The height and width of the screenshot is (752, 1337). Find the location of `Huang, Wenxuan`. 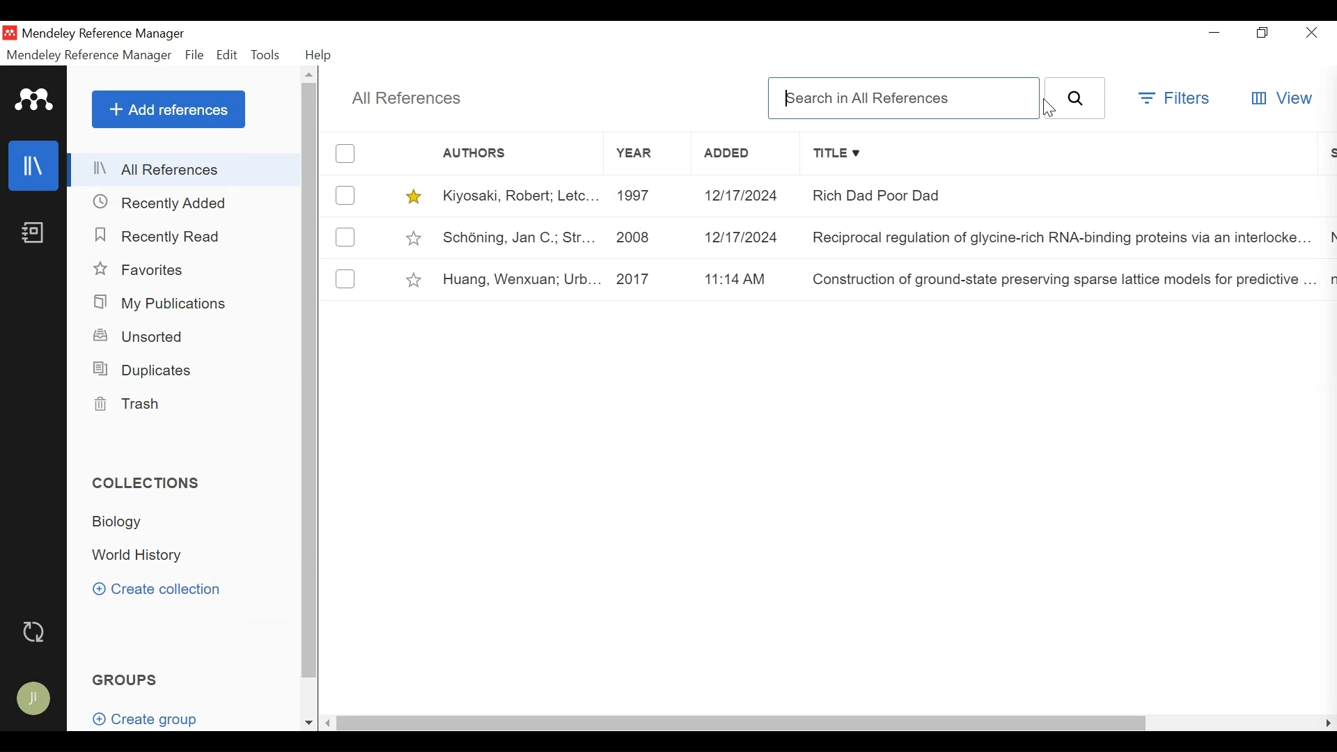

Huang, Wenxuan is located at coordinates (517, 280).